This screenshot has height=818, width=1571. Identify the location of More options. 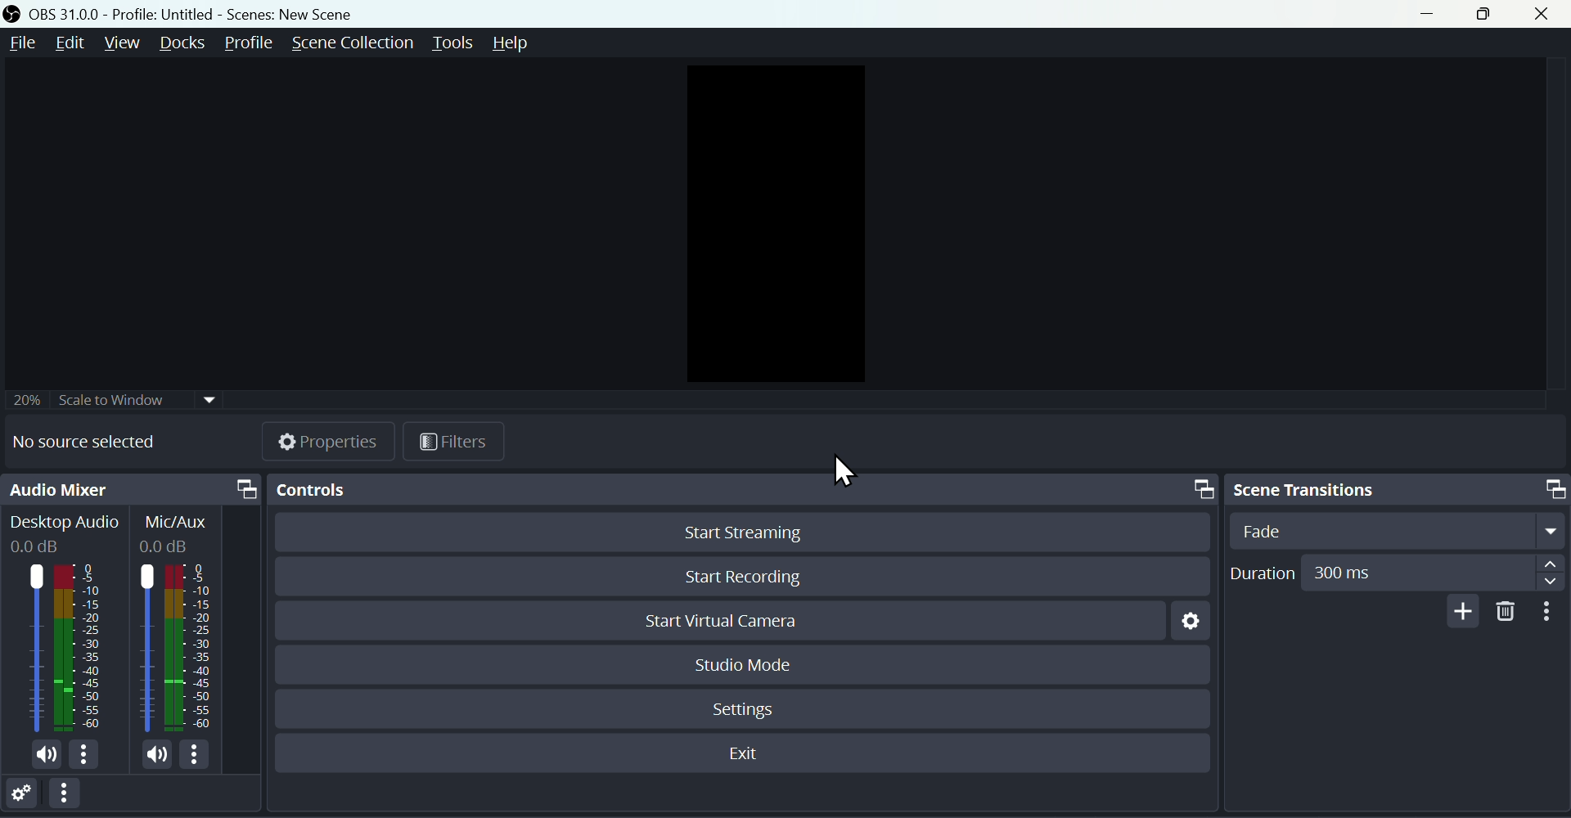
(1551, 612).